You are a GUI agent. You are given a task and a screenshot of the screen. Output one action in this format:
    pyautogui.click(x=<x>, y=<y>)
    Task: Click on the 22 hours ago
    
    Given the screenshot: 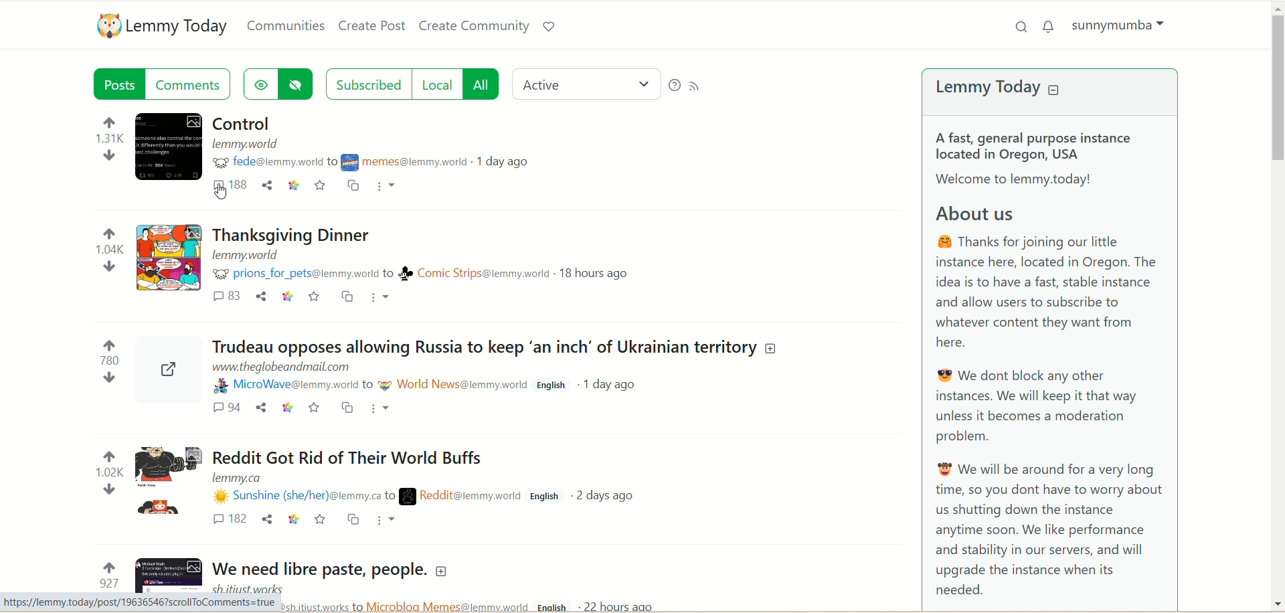 What is the action you would take?
    pyautogui.click(x=626, y=606)
    